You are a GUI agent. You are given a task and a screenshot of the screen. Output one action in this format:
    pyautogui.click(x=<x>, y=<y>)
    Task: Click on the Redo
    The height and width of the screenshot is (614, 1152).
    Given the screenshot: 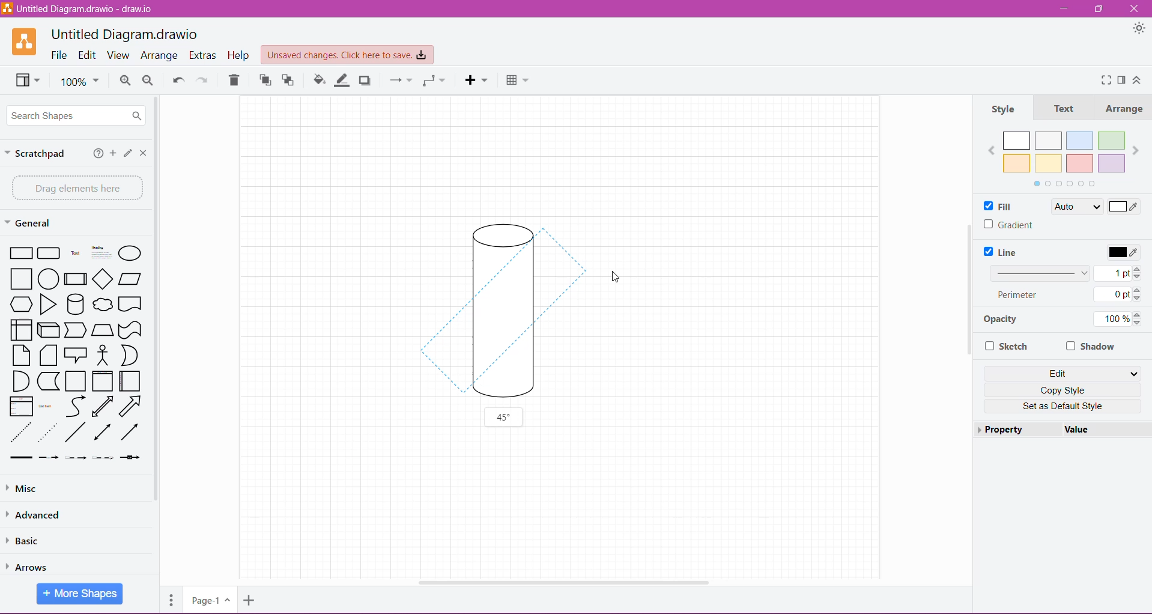 What is the action you would take?
    pyautogui.click(x=204, y=81)
    